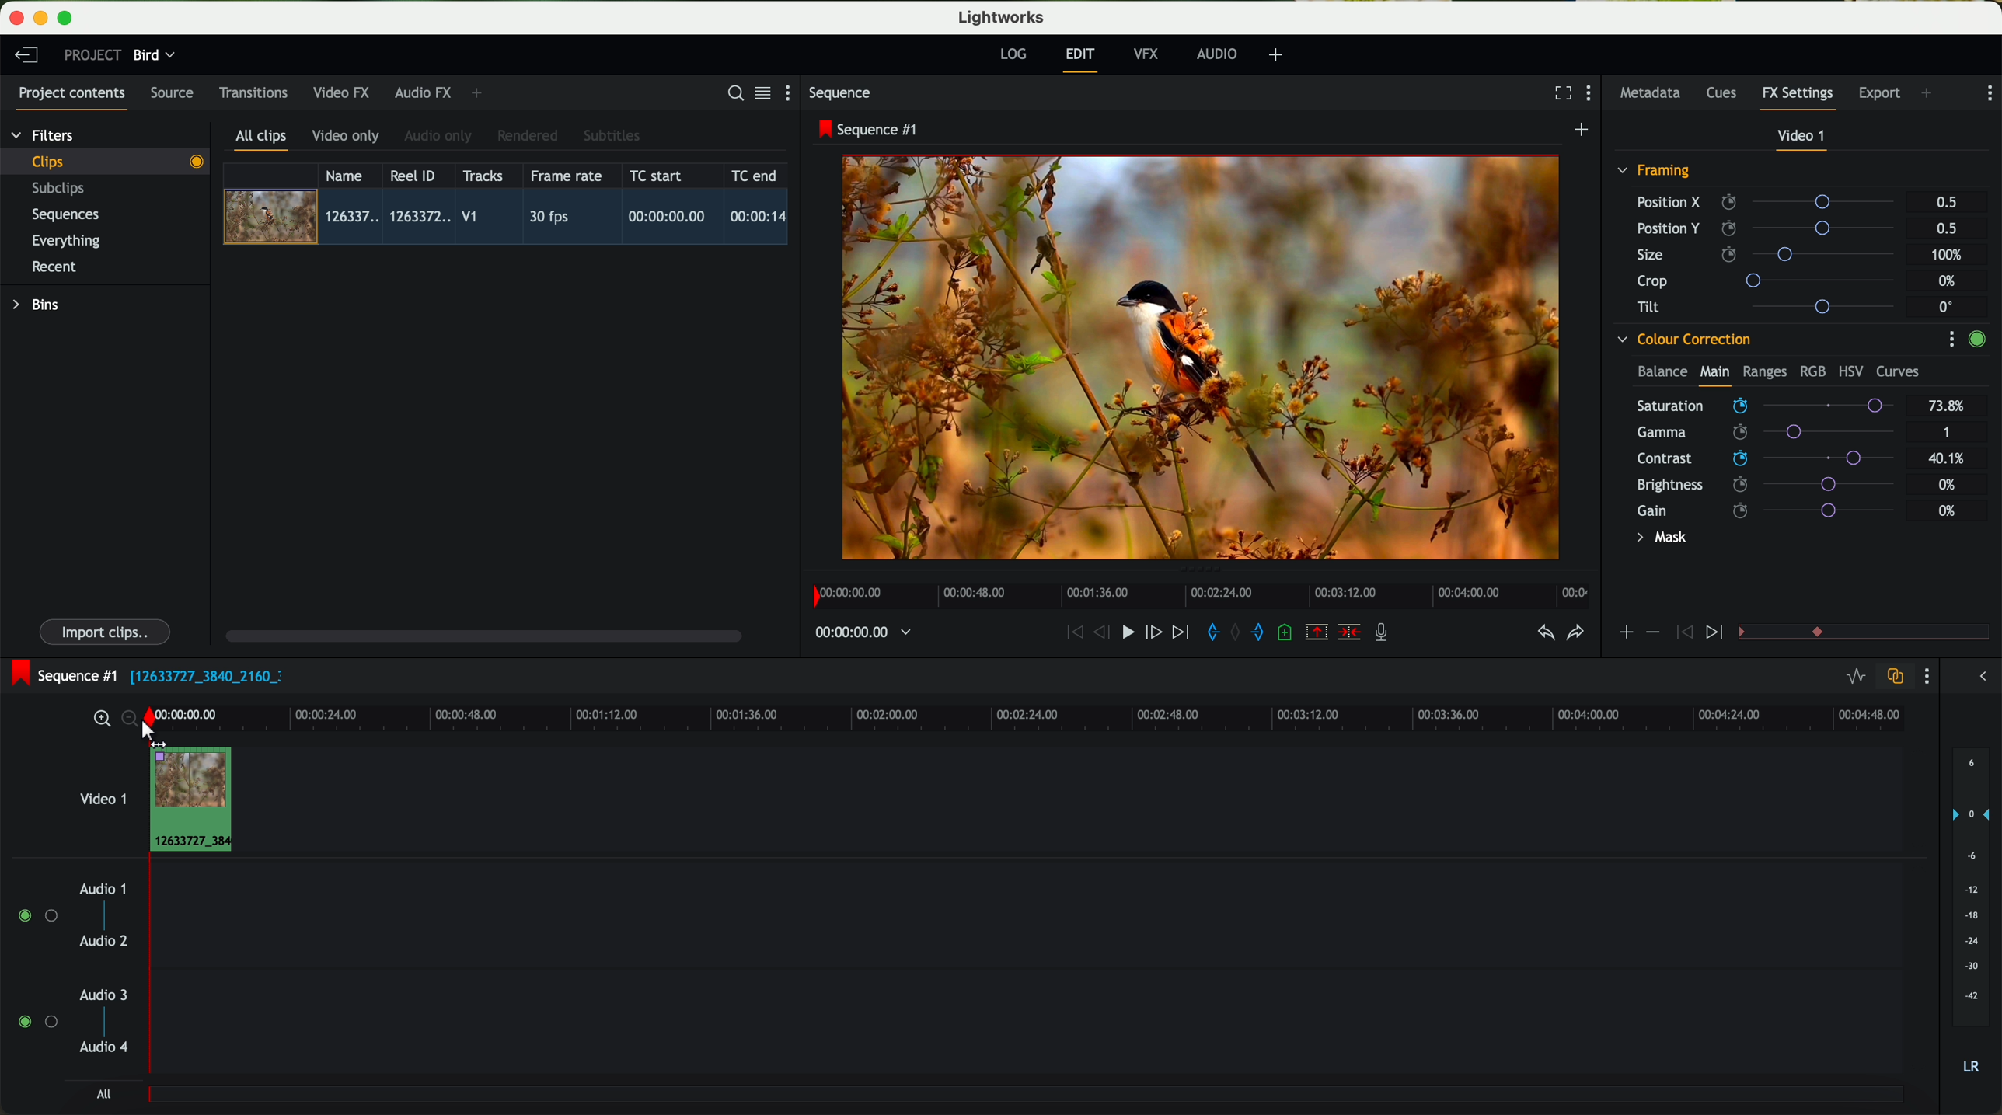 The image size is (2002, 1115). Describe the element at coordinates (1812, 370) in the screenshot. I see `RGB` at that location.